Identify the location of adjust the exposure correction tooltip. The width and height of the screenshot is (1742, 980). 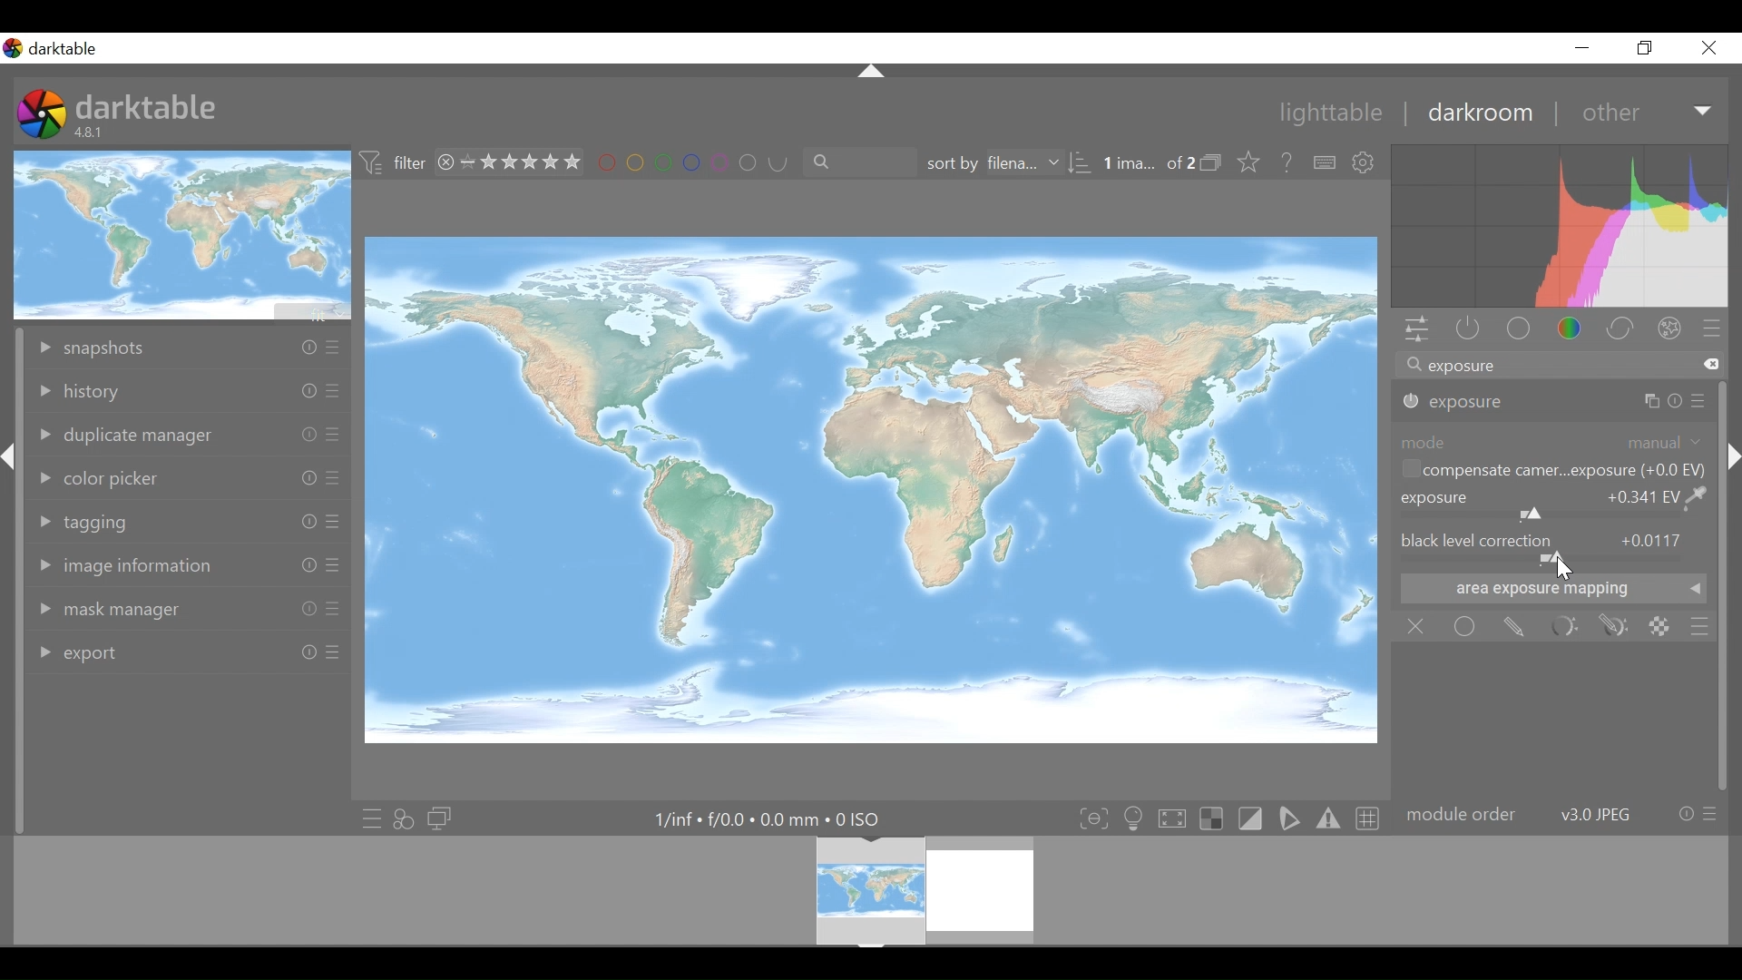
(1539, 568).